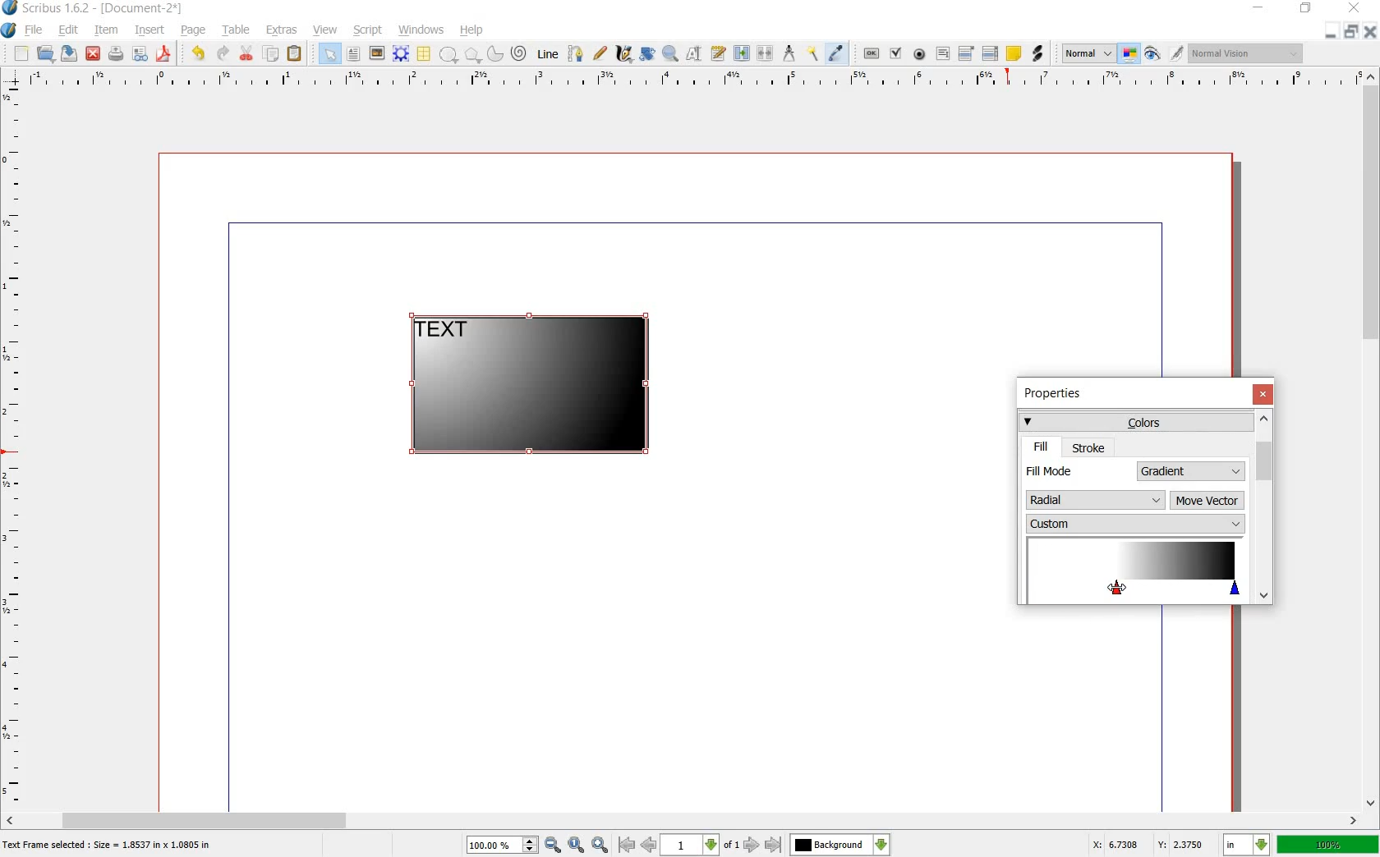  I want to click on scrollbar, so click(1263, 506).